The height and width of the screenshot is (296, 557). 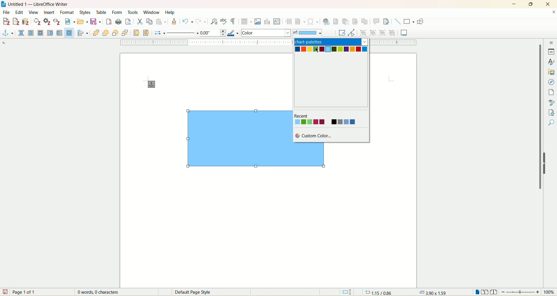 What do you see at coordinates (404, 32) in the screenshot?
I see `insert caption` at bounding box center [404, 32].